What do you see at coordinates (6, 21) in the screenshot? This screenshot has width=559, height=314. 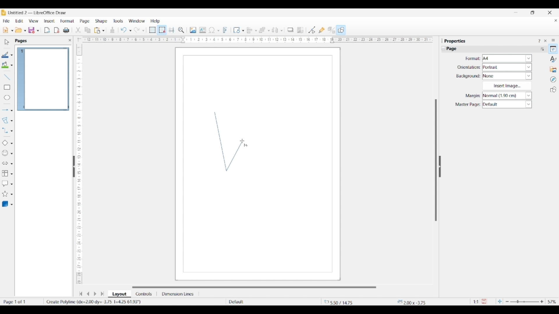 I see `File` at bounding box center [6, 21].